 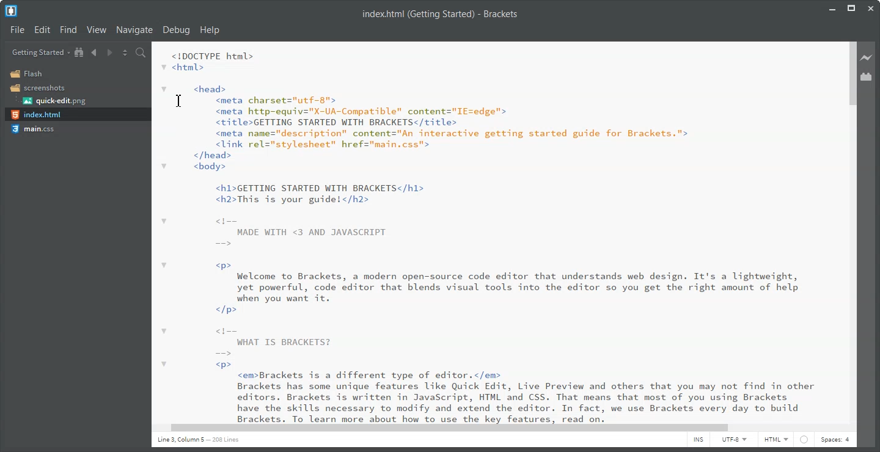 I want to click on main.css, so click(x=37, y=129).